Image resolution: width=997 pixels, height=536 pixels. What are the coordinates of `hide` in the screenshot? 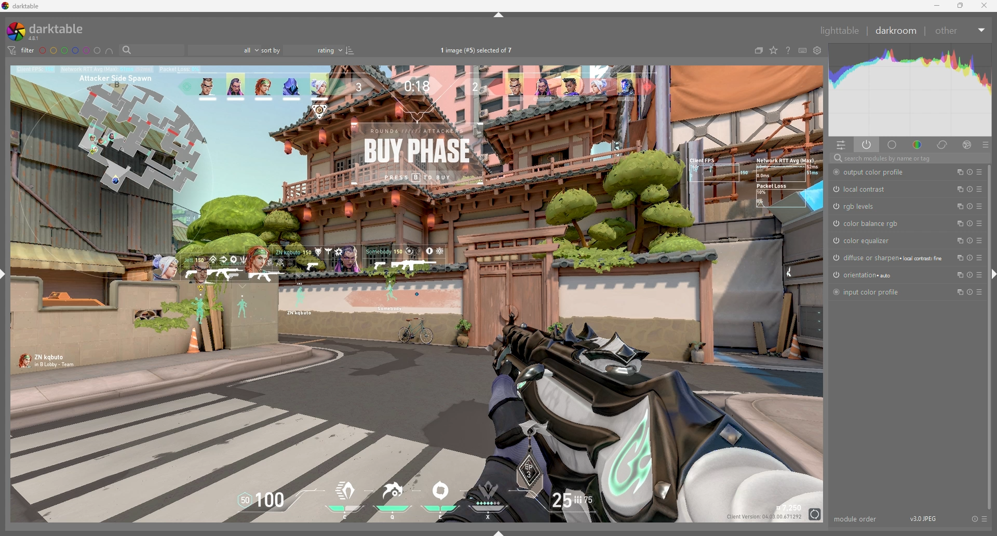 It's located at (500, 15).